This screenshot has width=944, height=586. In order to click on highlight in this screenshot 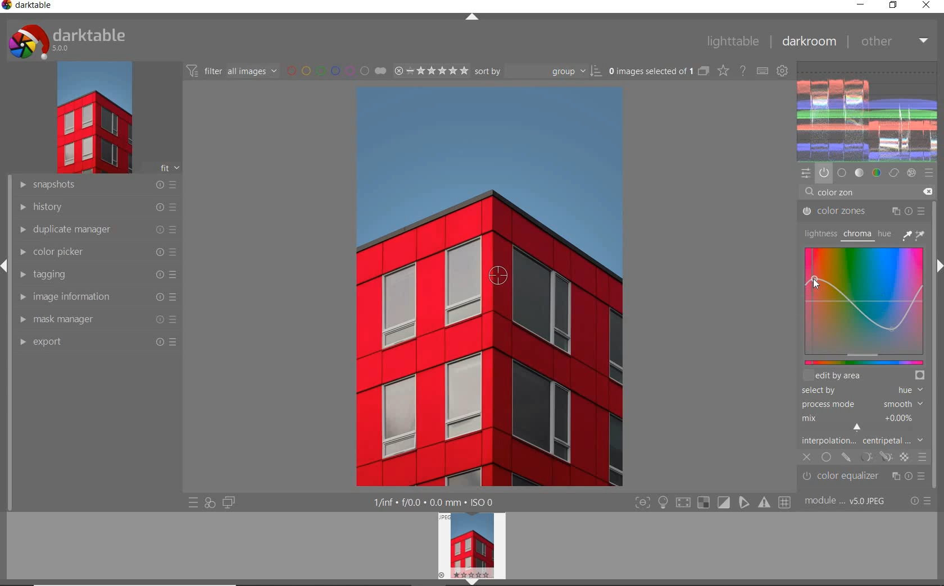, I will do `click(664, 505)`.